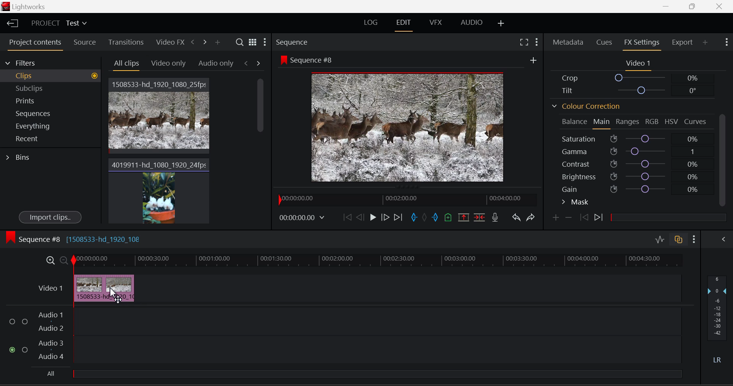 This screenshot has height=386, width=733. Describe the element at coordinates (50, 261) in the screenshot. I see `Maximize` at that location.